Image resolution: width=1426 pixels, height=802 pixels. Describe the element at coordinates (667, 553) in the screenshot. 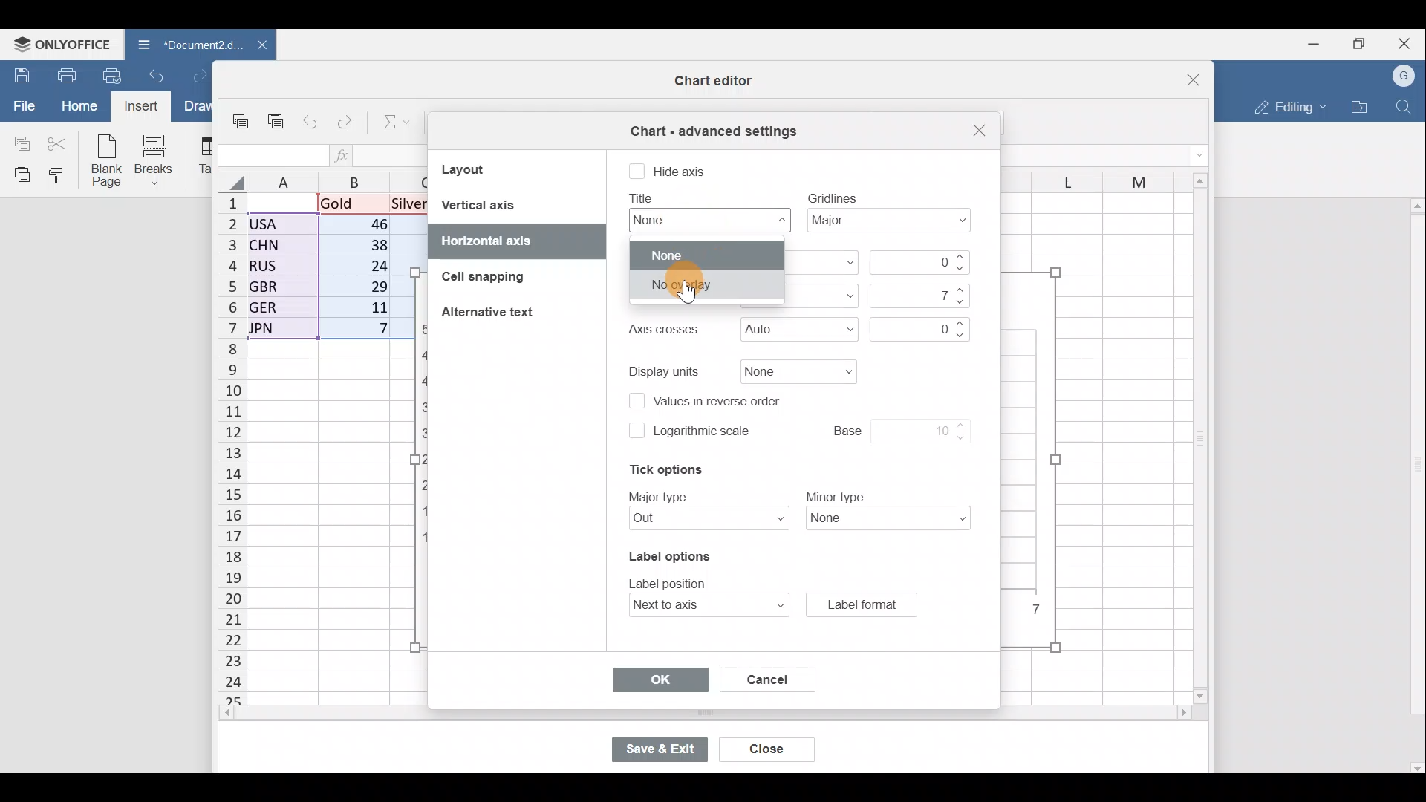

I see `Label options` at that location.